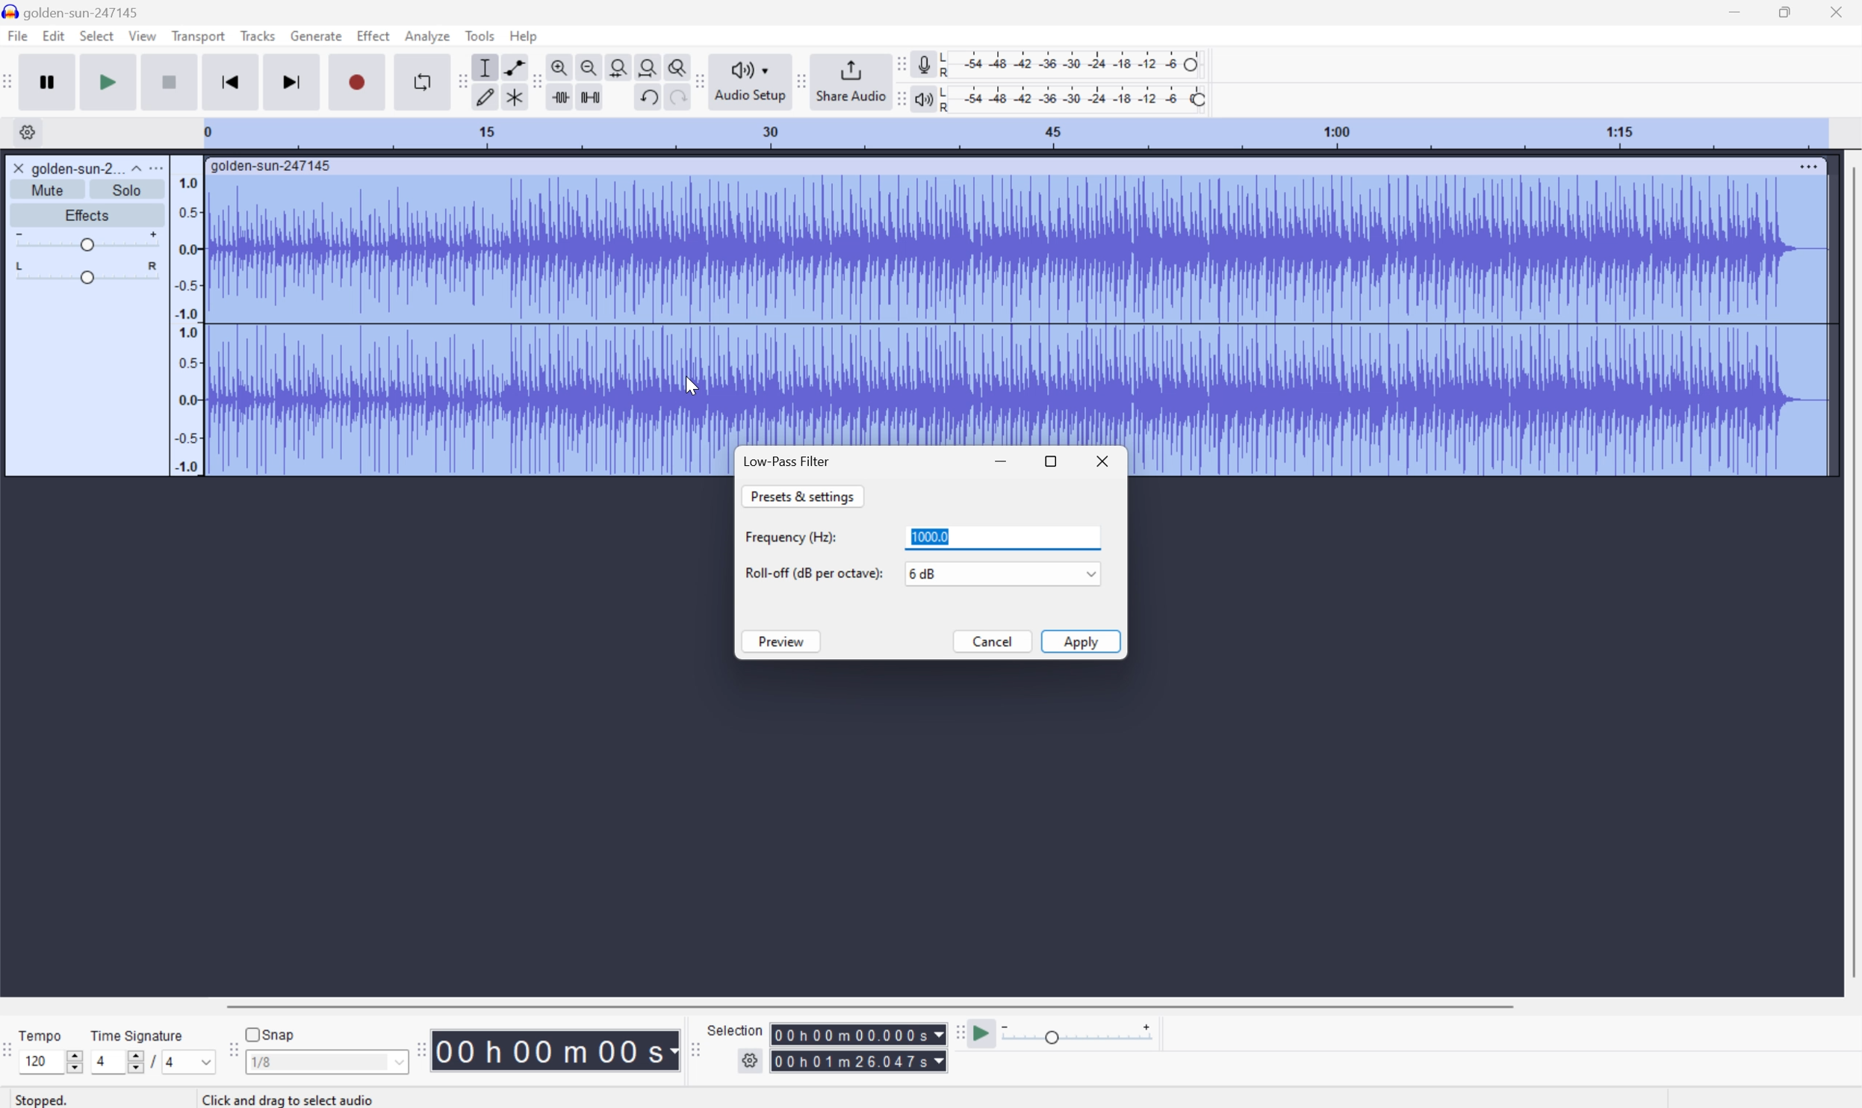  What do you see at coordinates (1073, 64) in the screenshot?
I see `Recording level: 62%` at bounding box center [1073, 64].